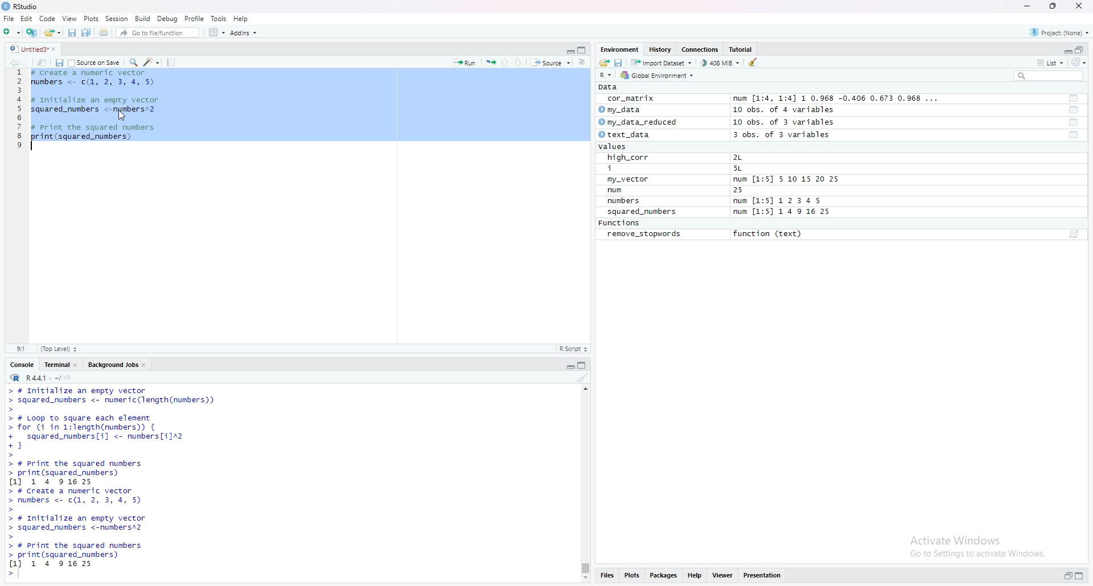 The height and width of the screenshot is (586, 1093). What do you see at coordinates (783, 110) in the screenshot?
I see `10 obs. of 4 variables` at bounding box center [783, 110].